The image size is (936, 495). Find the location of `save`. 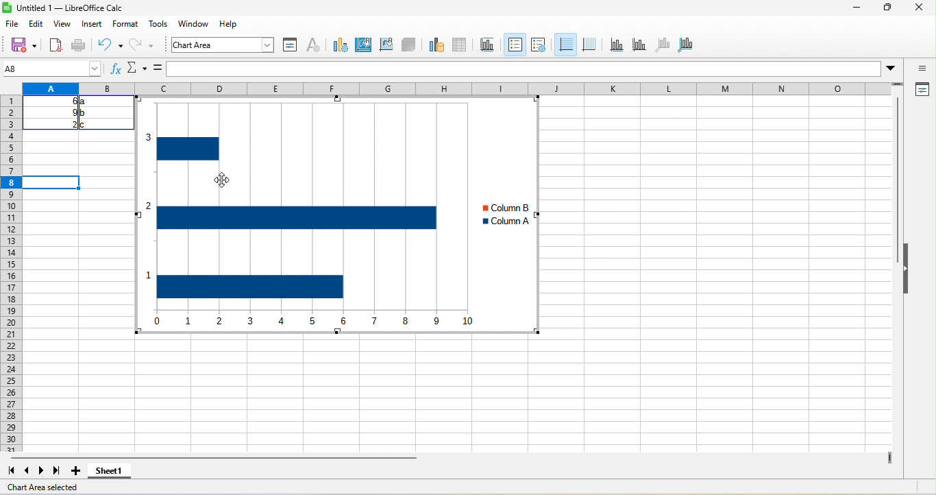

save is located at coordinates (79, 44).